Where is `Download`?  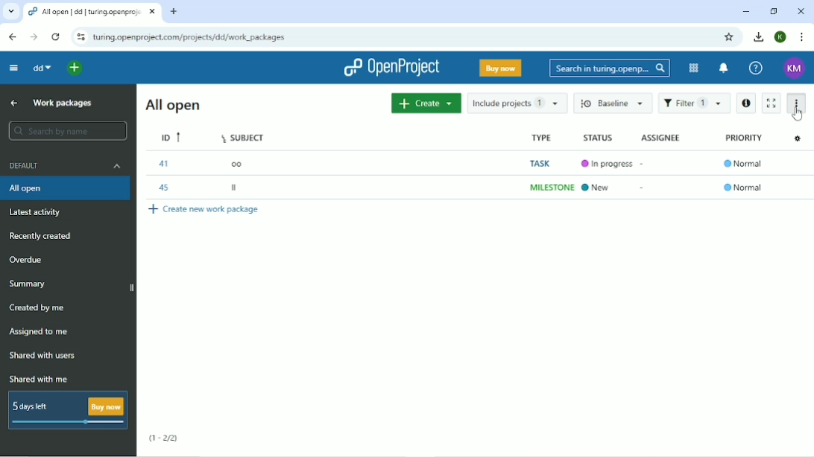
Download is located at coordinates (757, 36).